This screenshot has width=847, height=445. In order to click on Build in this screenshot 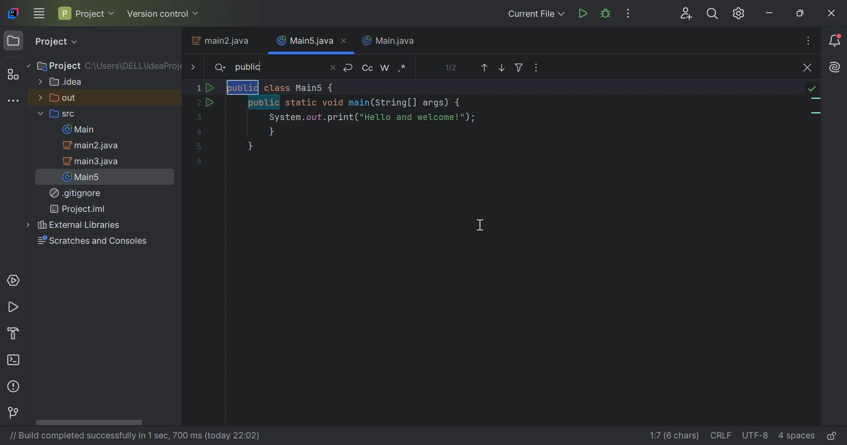, I will do `click(17, 332)`.